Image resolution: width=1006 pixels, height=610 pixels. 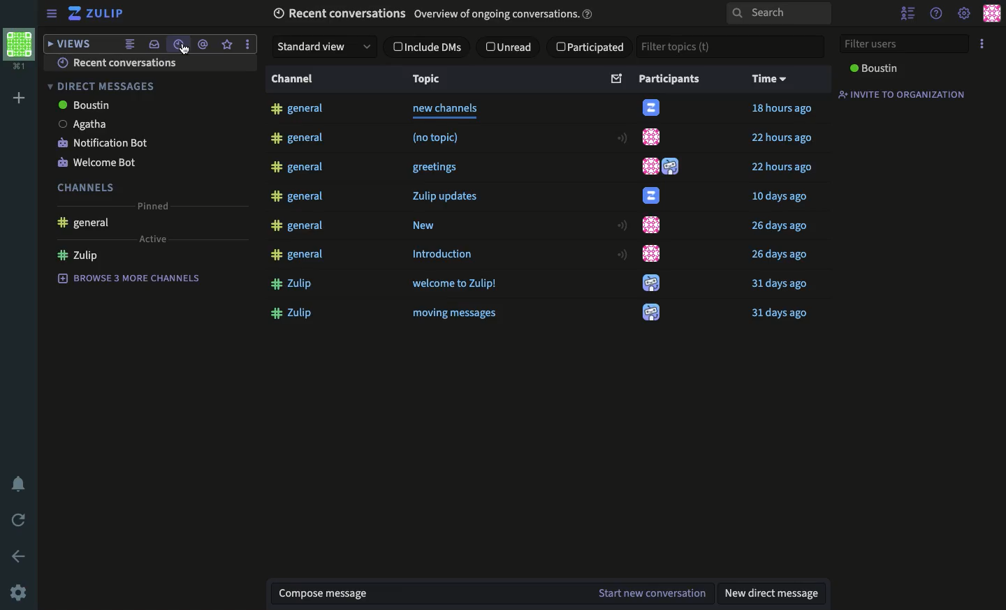 What do you see at coordinates (907, 44) in the screenshot?
I see `filter users` at bounding box center [907, 44].